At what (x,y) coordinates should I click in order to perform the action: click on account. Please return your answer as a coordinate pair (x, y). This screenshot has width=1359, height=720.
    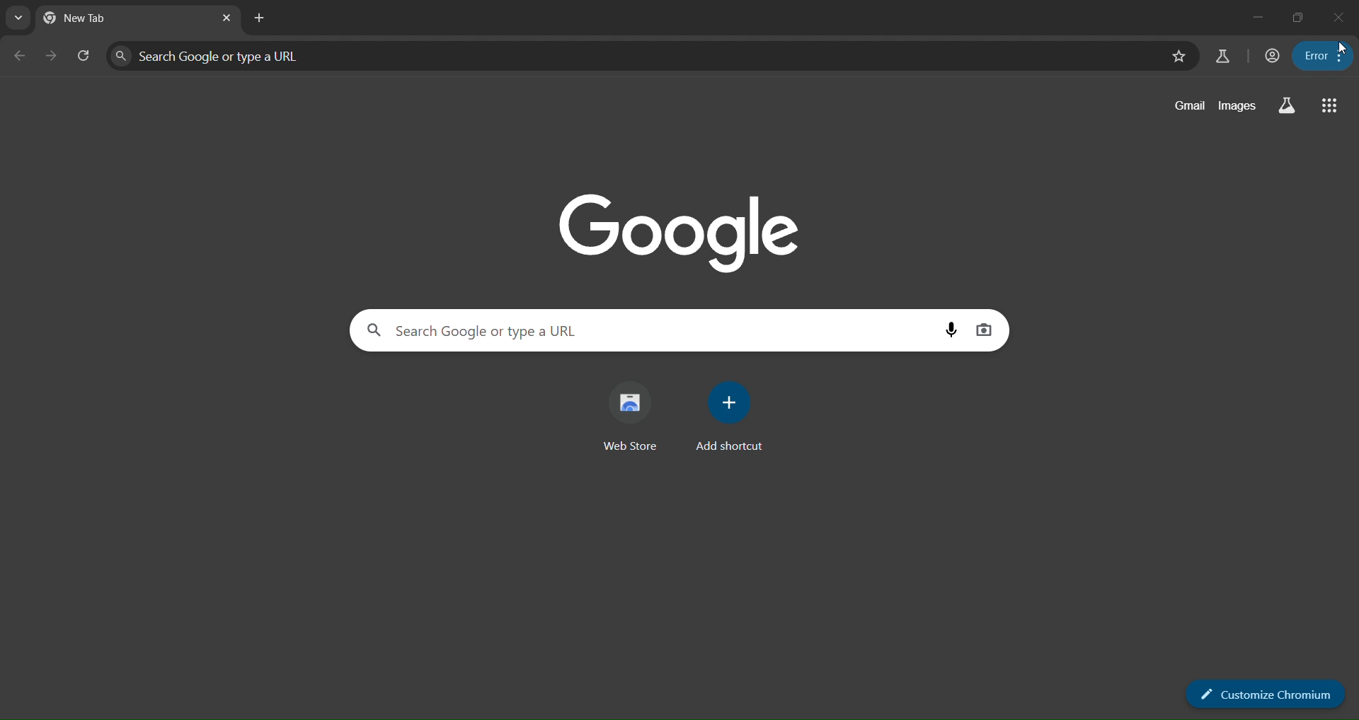
    Looking at the image, I should click on (1273, 56).